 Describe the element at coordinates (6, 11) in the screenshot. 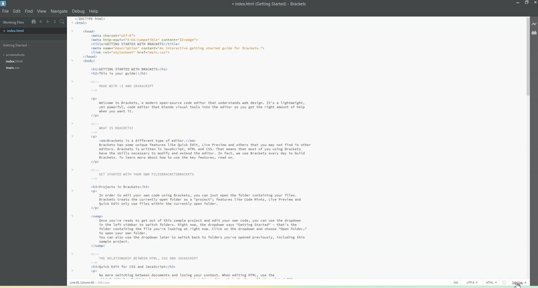

I see `File` at that location.